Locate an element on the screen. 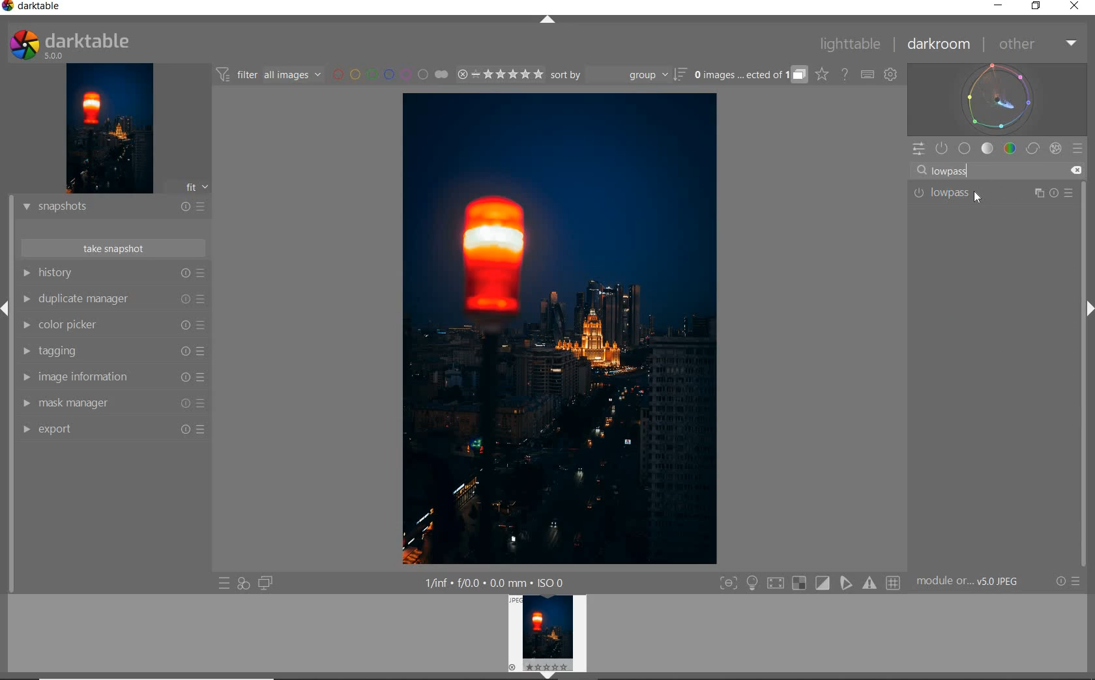  Resets is located at coordinates (184, 204).